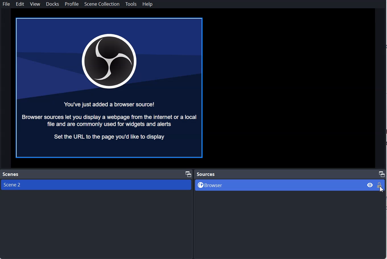  I want to click on Edit, so click(20, 4).